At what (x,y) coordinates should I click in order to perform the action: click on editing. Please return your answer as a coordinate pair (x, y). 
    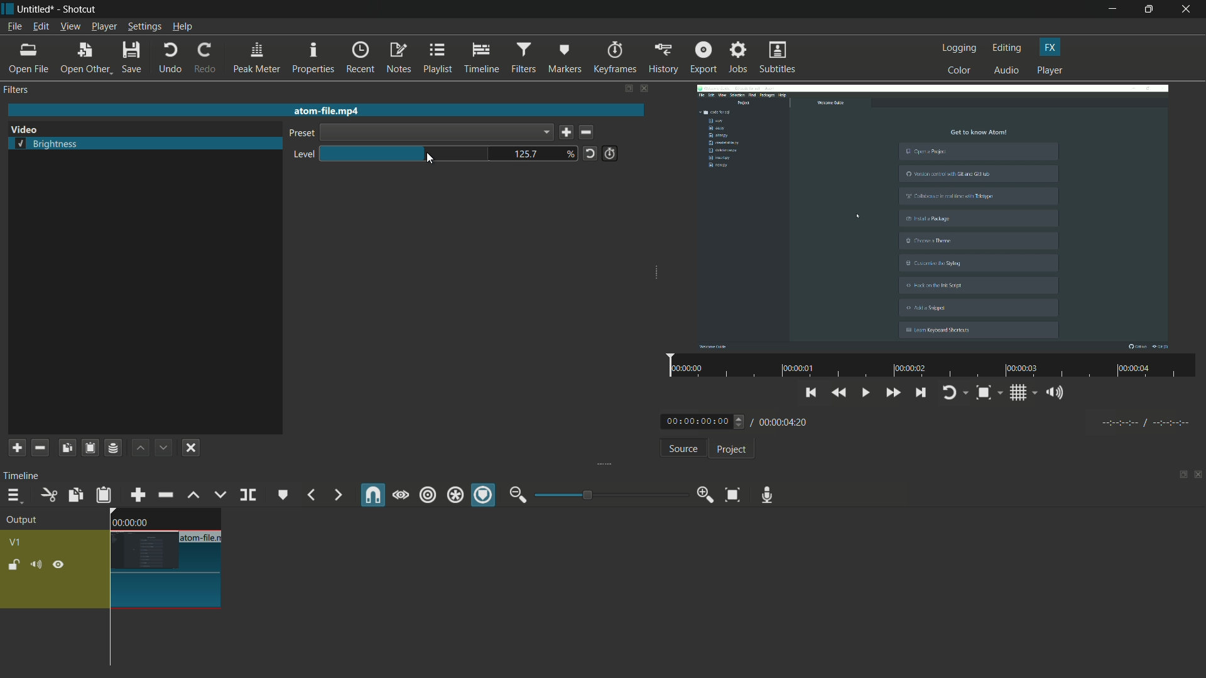
    Looking at the image, I should click on (1008, 48).